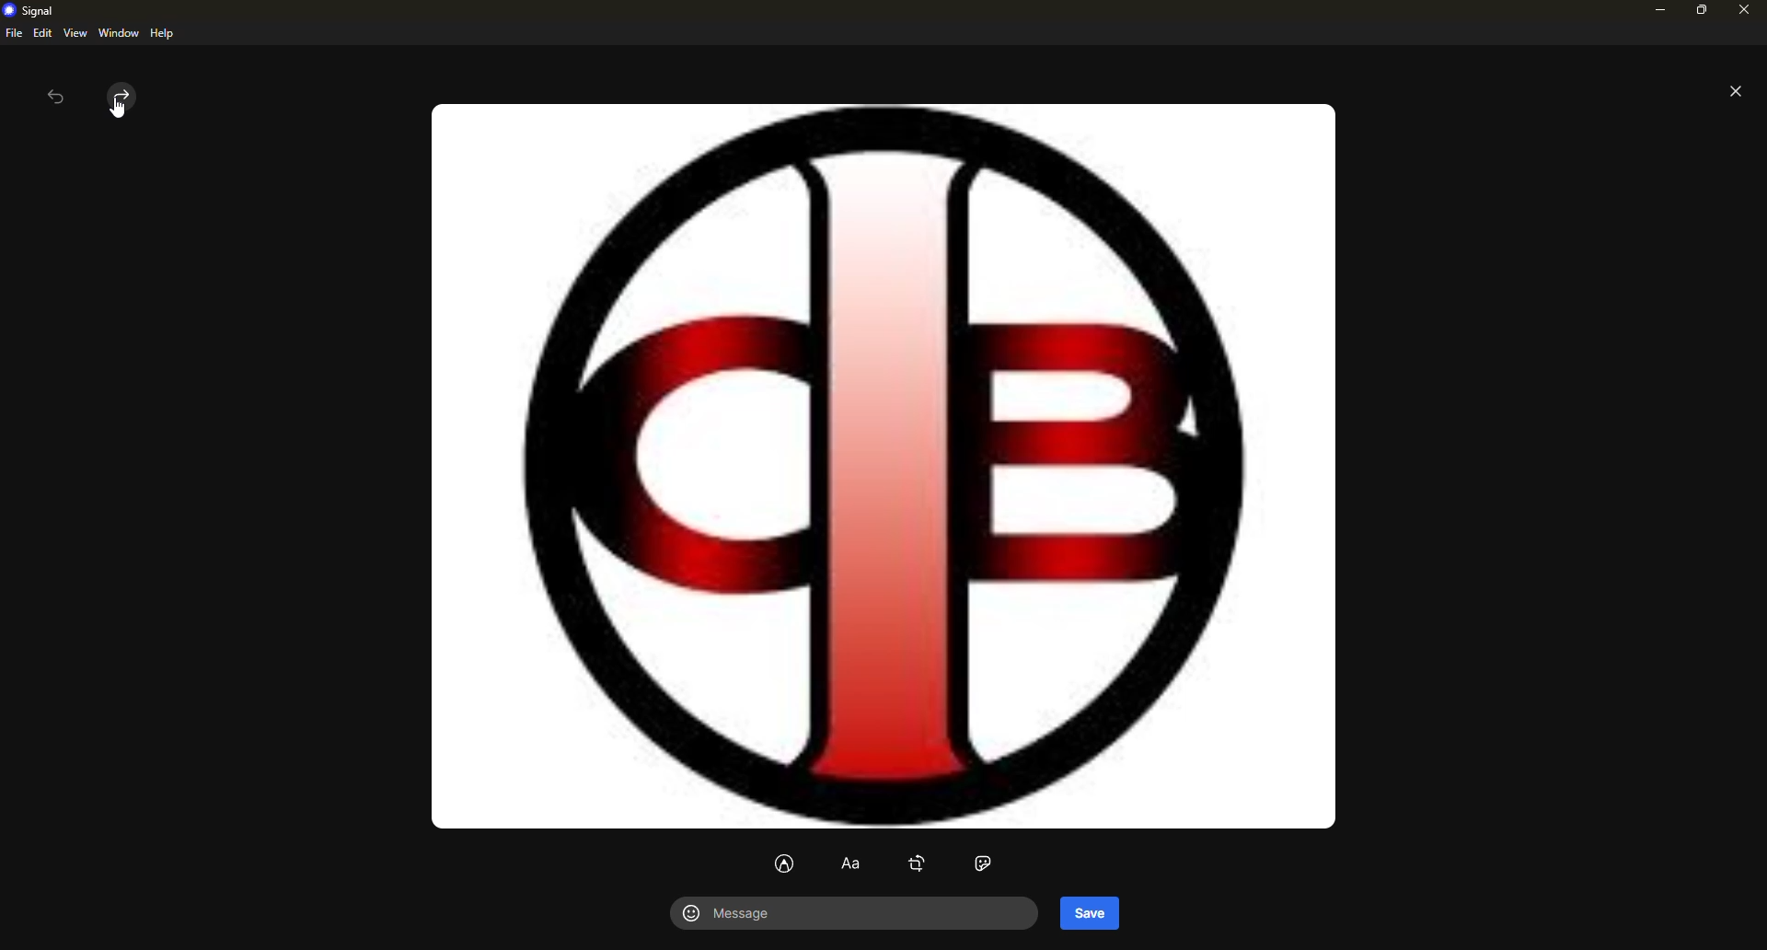 The height and width of the screenshot is (950, 1767). Describe the element at coordinates (785, 864) in the screenshot. I see `edit` at that location.